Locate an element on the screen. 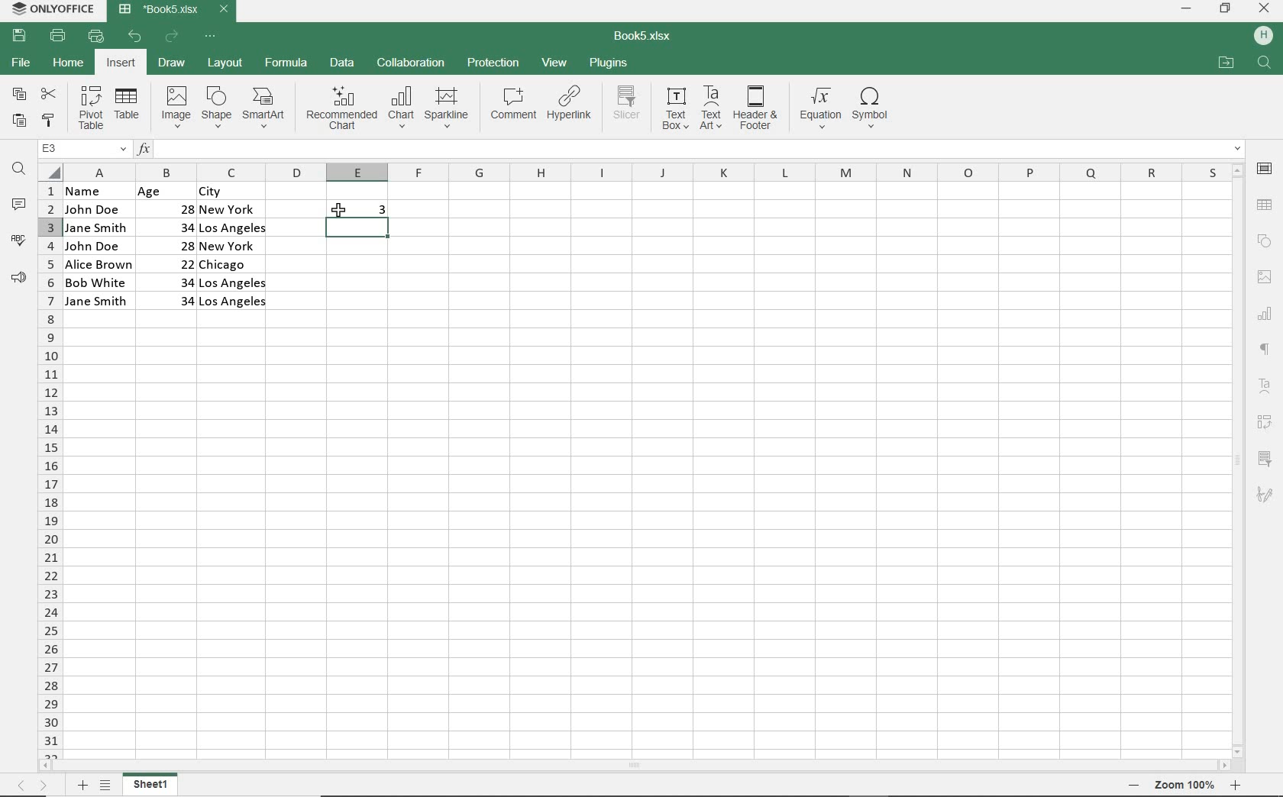  22 is located at coordinates (175, 263).